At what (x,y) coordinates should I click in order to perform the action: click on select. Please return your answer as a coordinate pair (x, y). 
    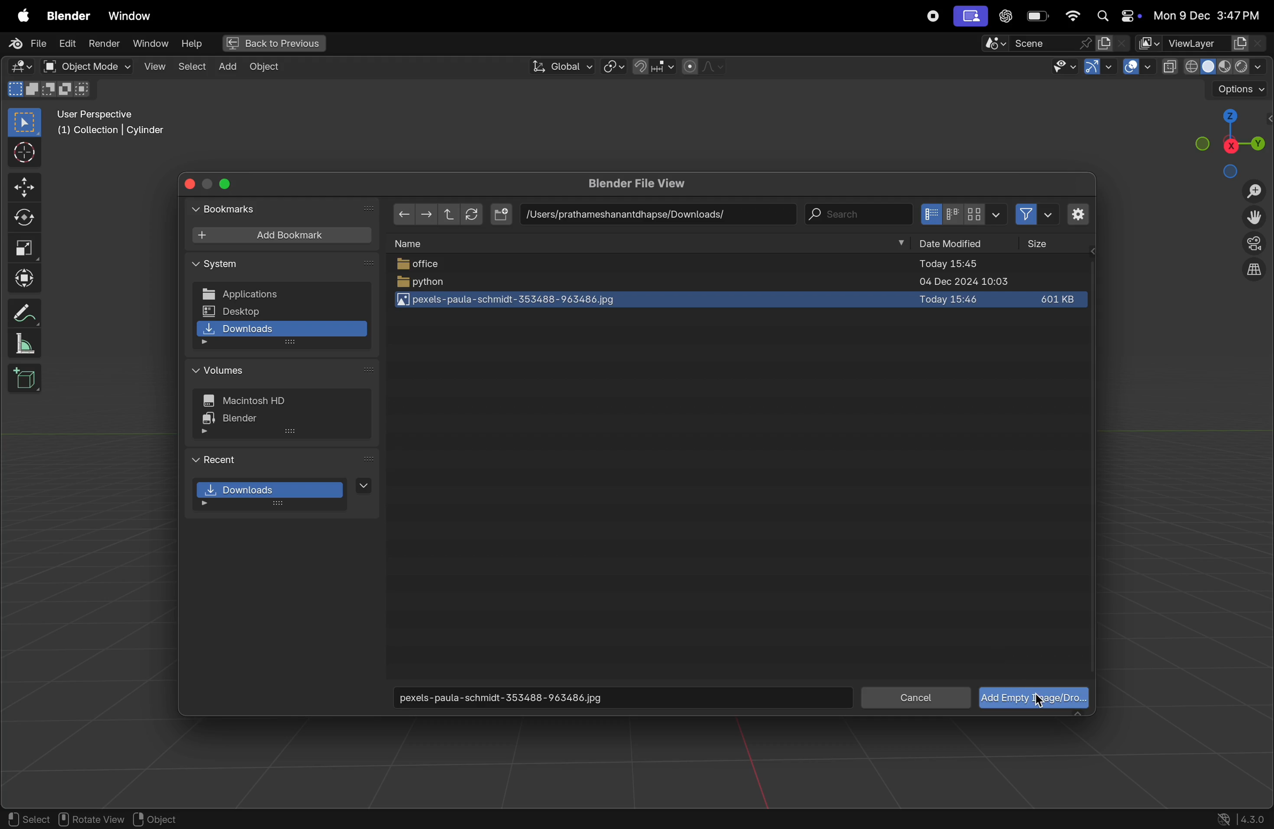
    Looking at the image, I should click on (27, 819).